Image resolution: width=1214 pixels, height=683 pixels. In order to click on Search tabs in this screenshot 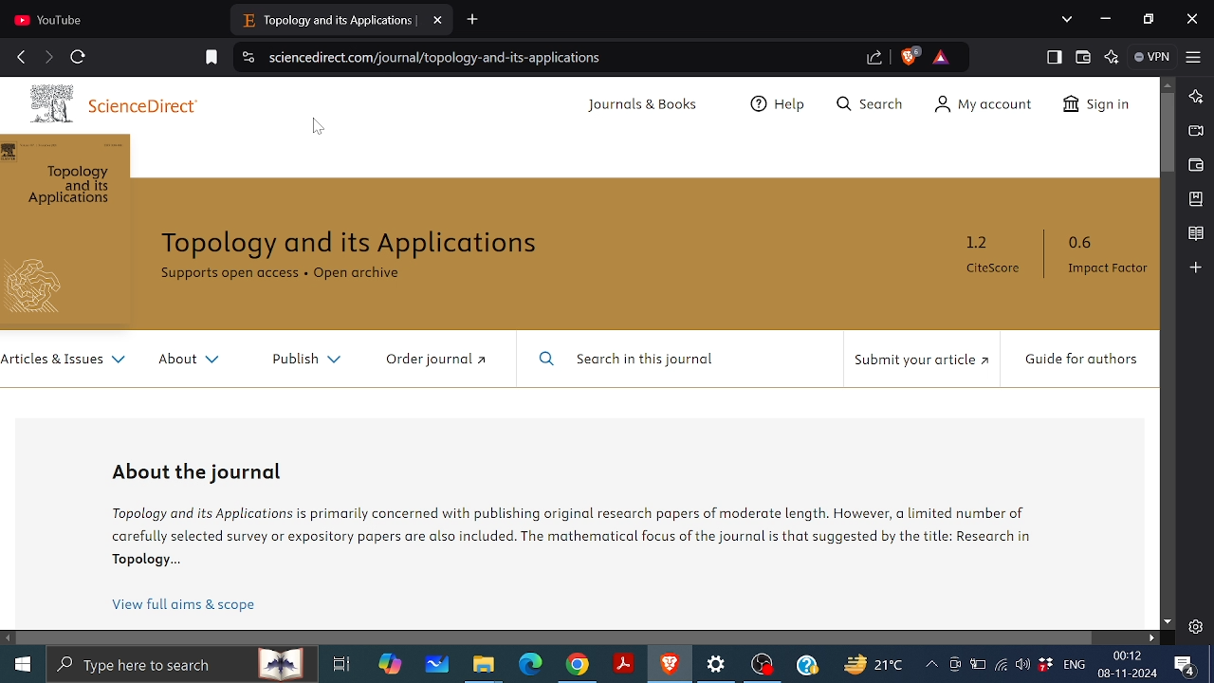, I will do `click(1069, 19)`.